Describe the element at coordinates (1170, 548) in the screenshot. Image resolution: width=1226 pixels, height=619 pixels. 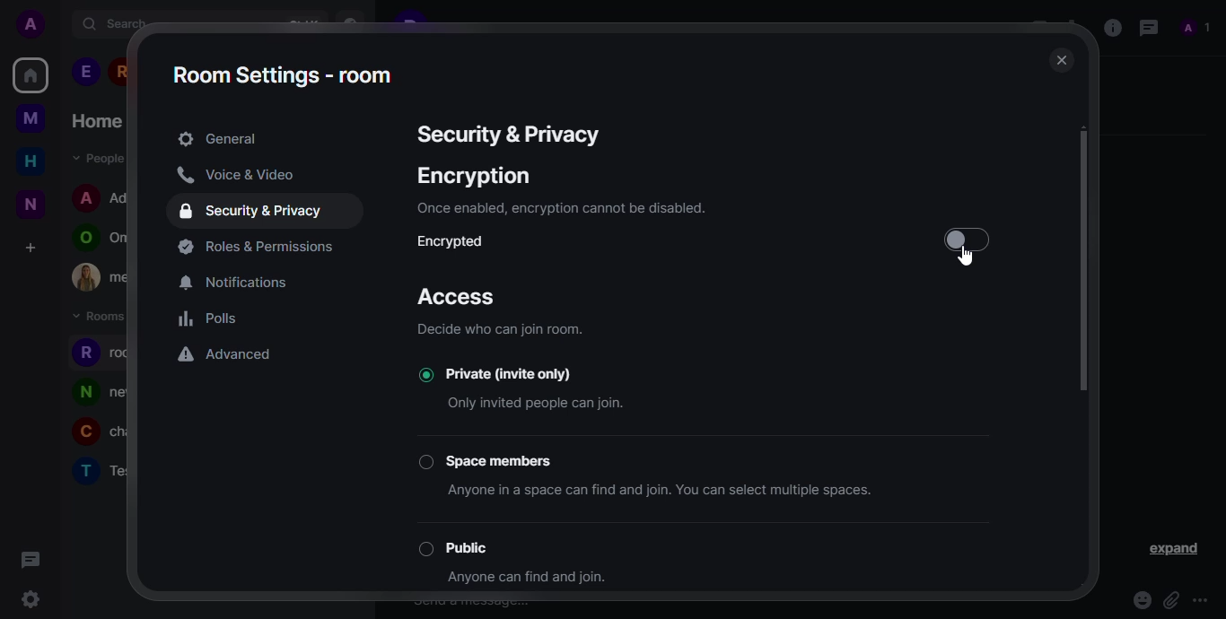
I see `expand` at that location.